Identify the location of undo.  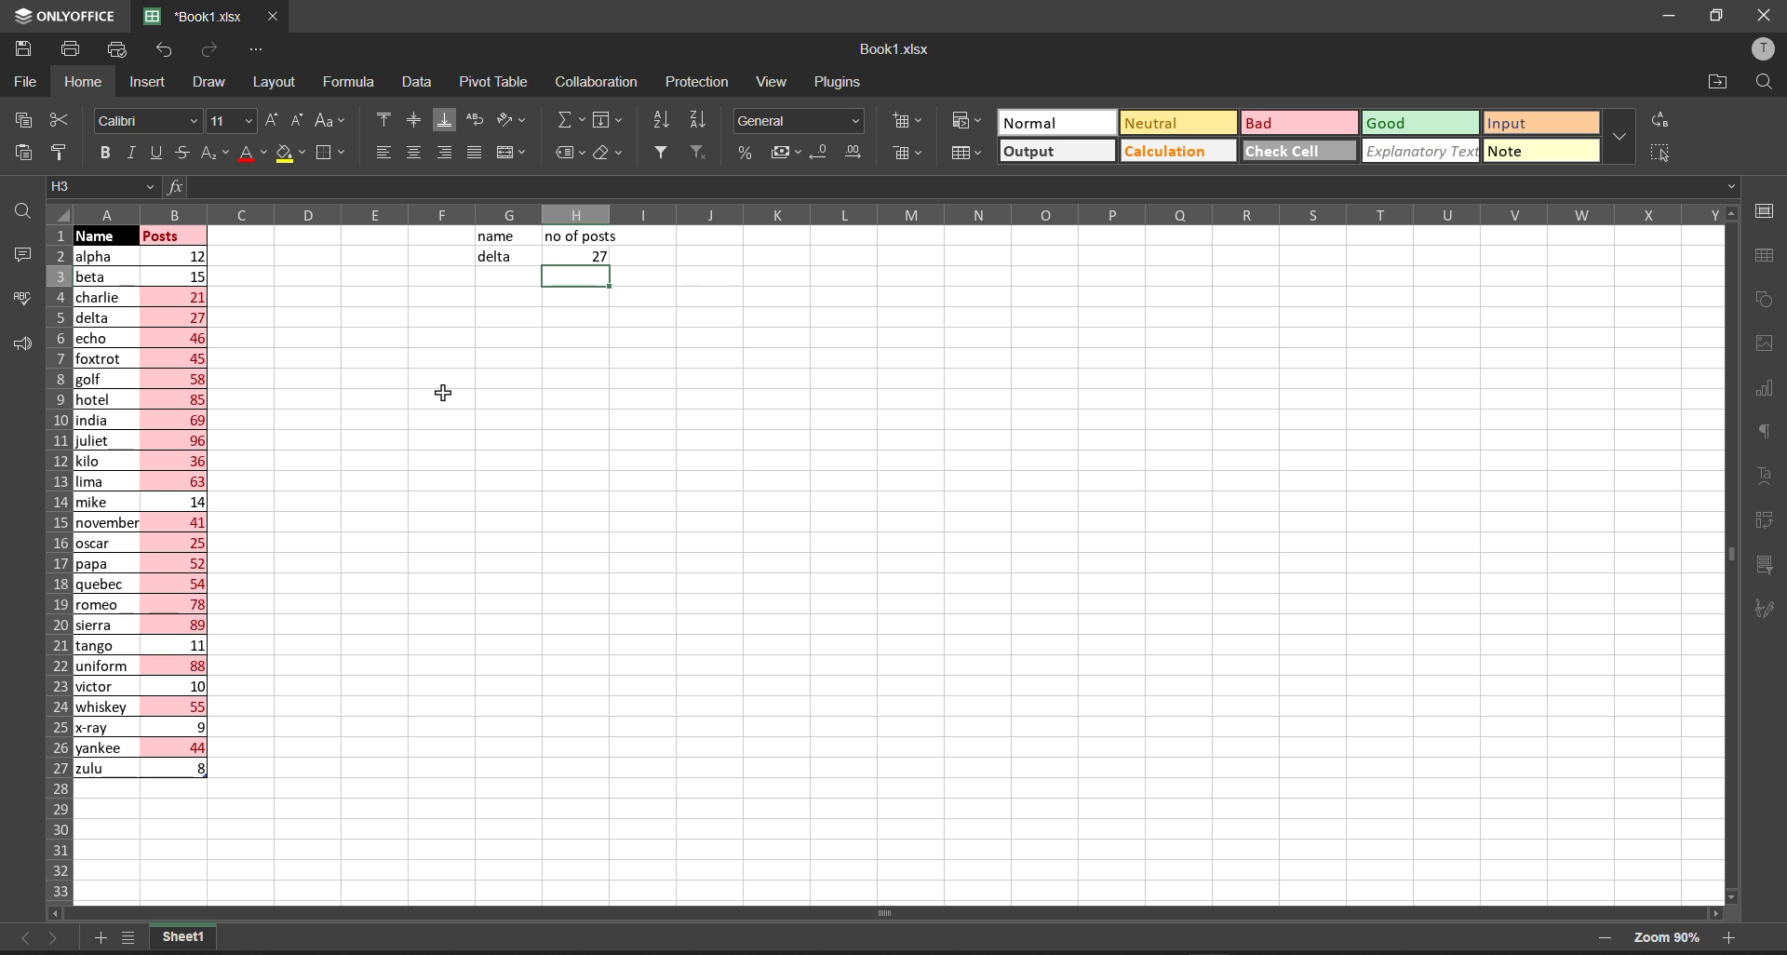
(163, 53).